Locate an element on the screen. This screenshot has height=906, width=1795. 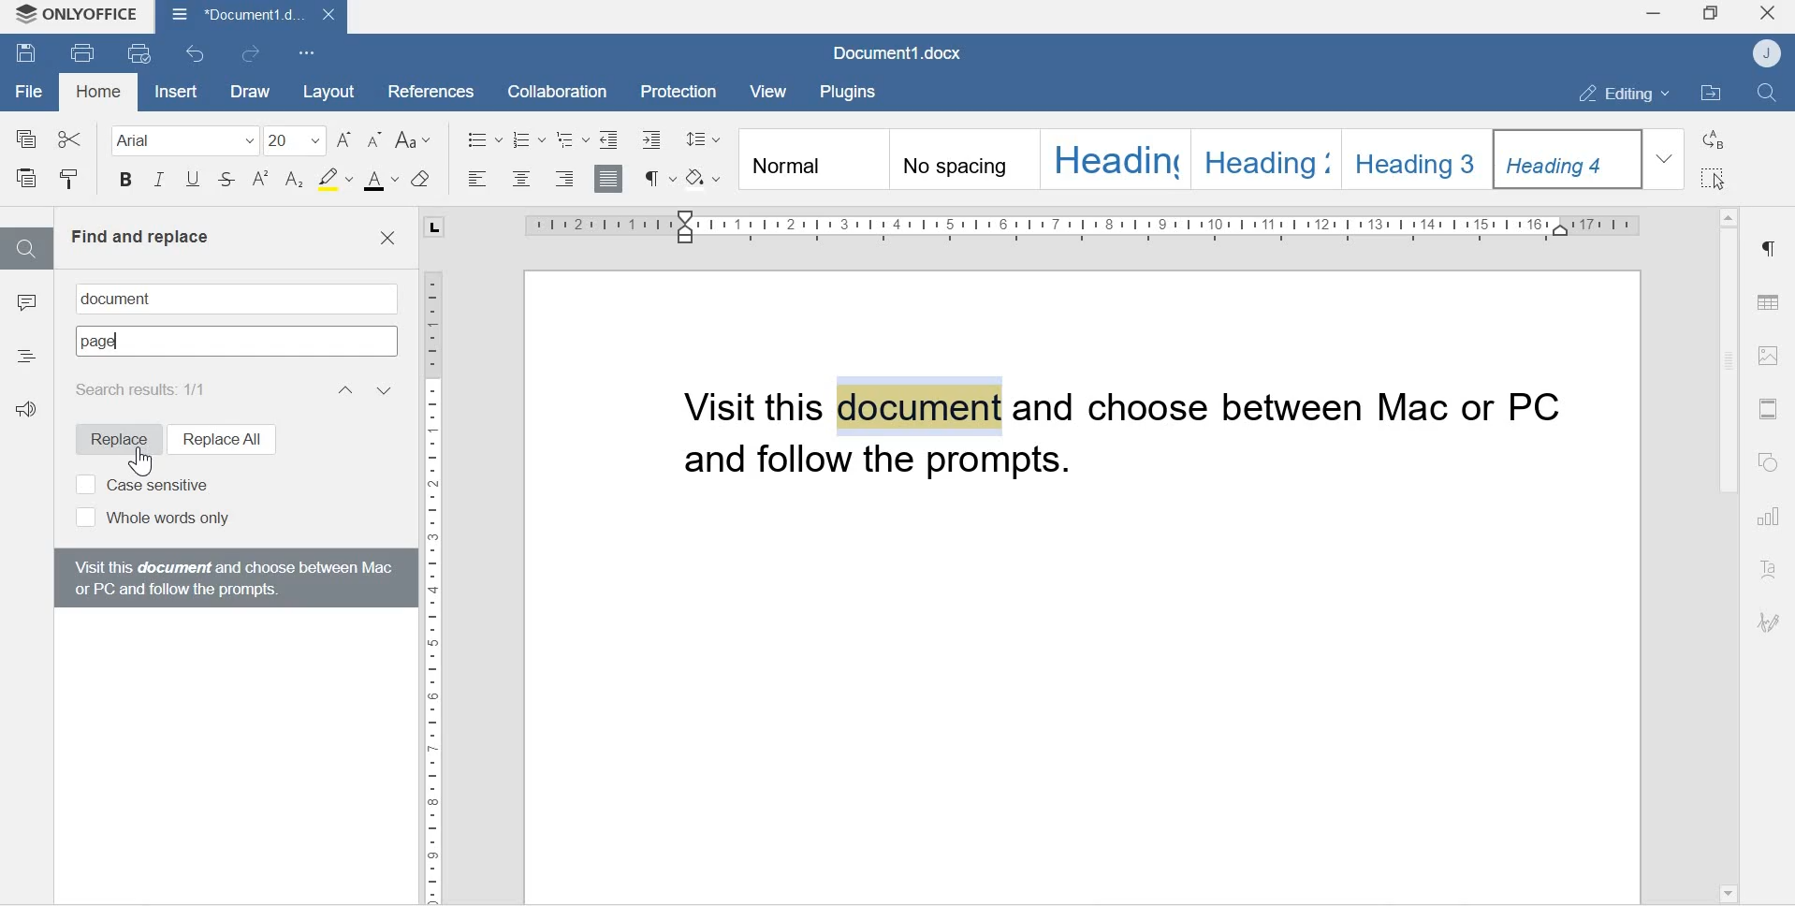
Numbering is located at coordinates (531, 139).